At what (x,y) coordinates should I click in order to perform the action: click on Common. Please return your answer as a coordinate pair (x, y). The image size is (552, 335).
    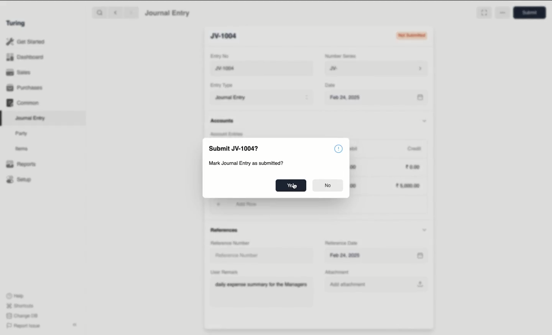
    Looking at the image, I should click on (23, 103).